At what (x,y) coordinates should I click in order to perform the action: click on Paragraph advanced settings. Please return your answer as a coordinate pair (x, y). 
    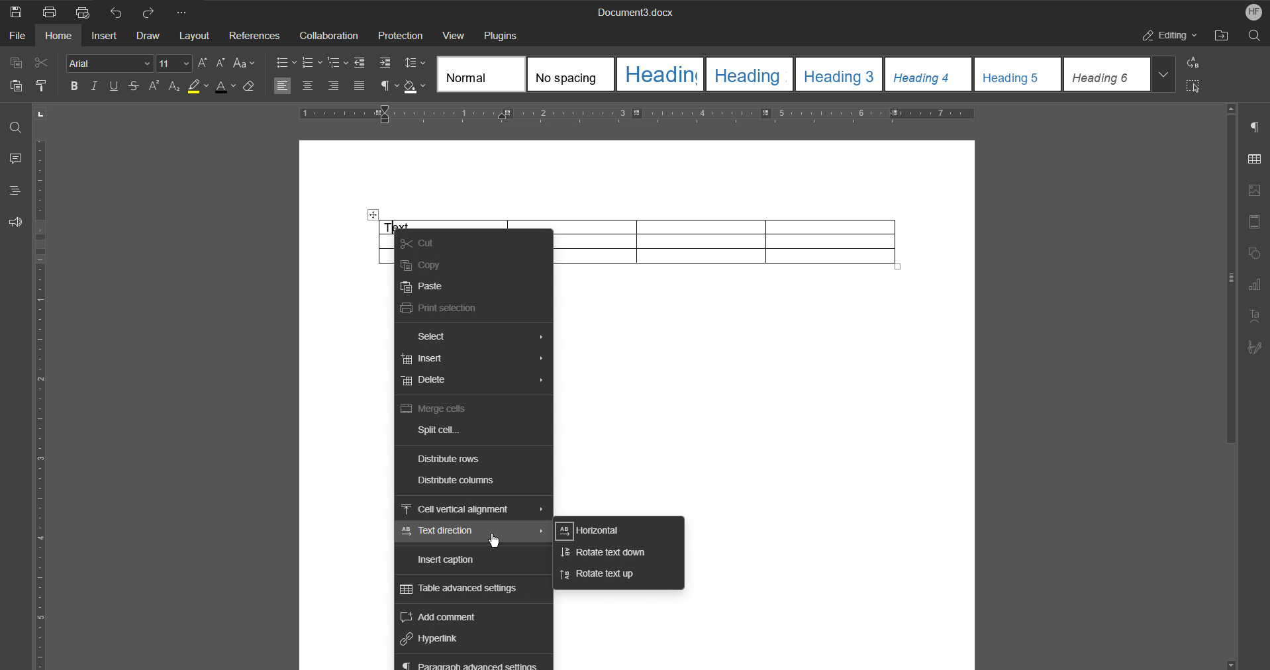
    Looking at the image, I should click on (477, 663).